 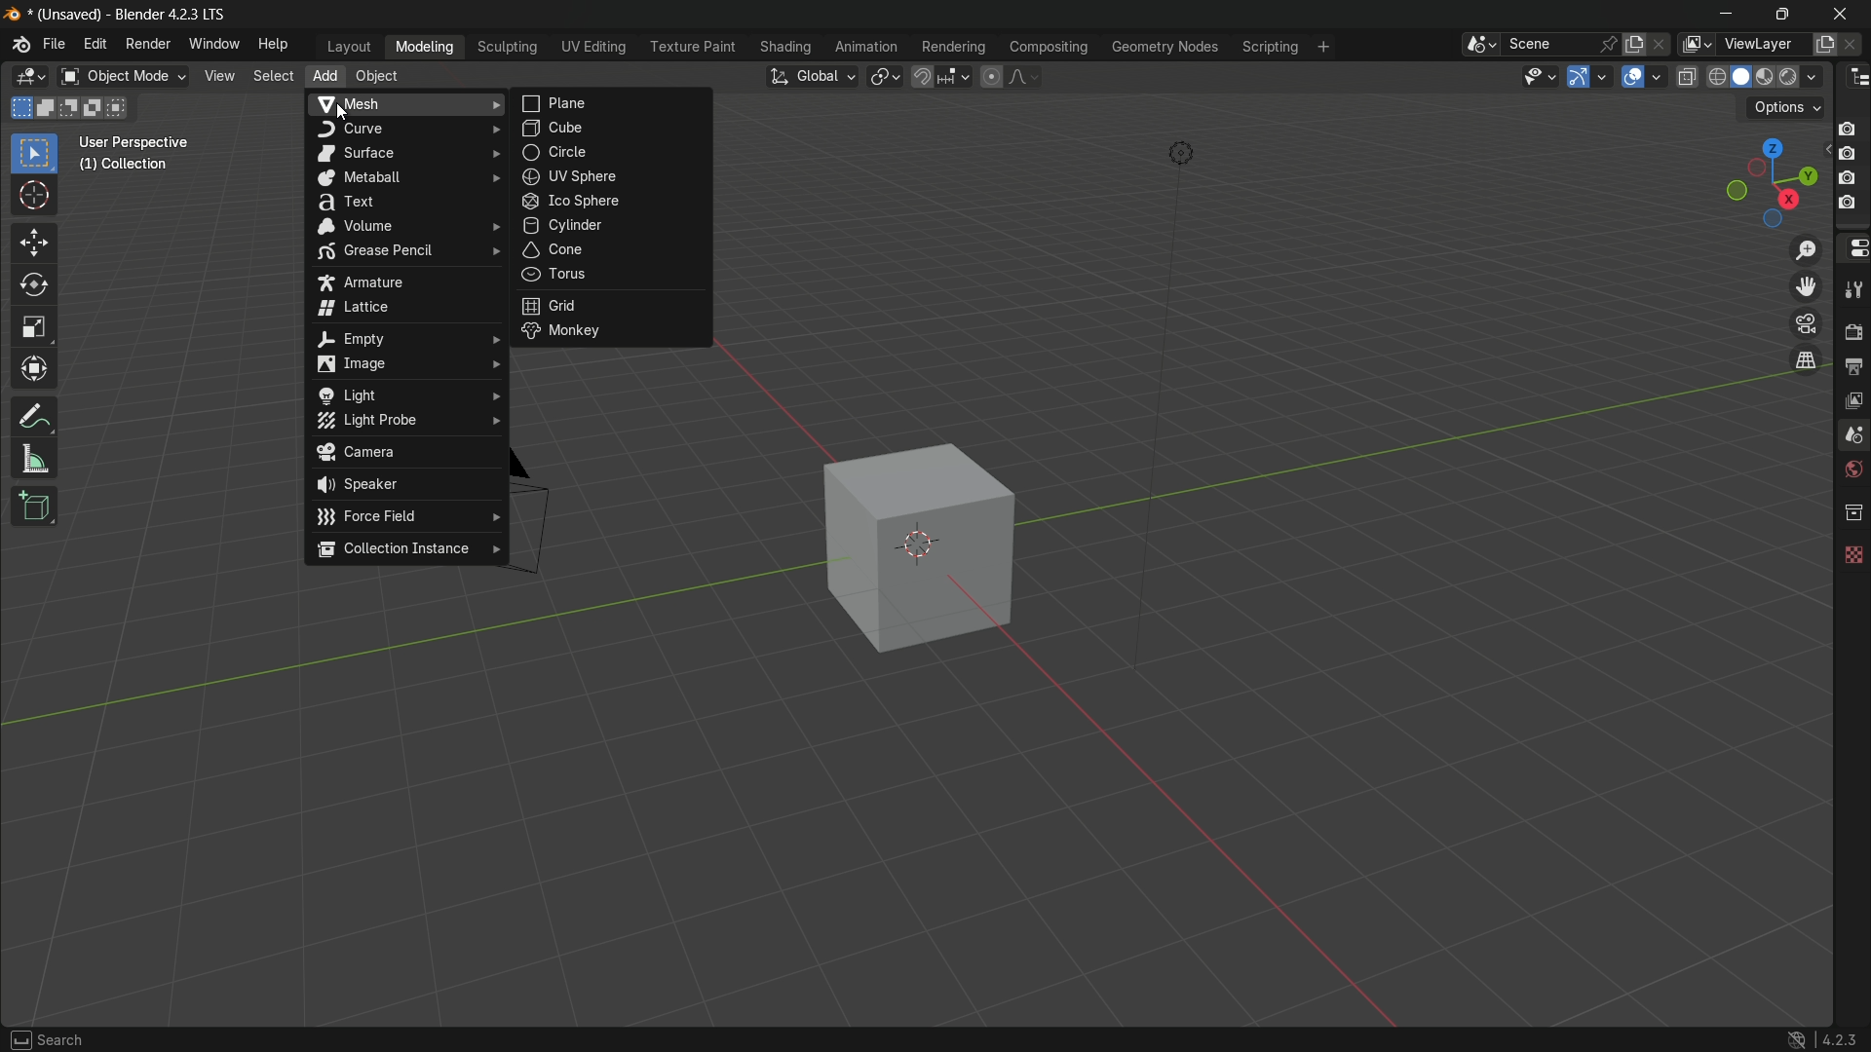 What do you see at coordinates (1805, 287) in the screenshot?
I see `move the view` at bounding box center [1805, 287].